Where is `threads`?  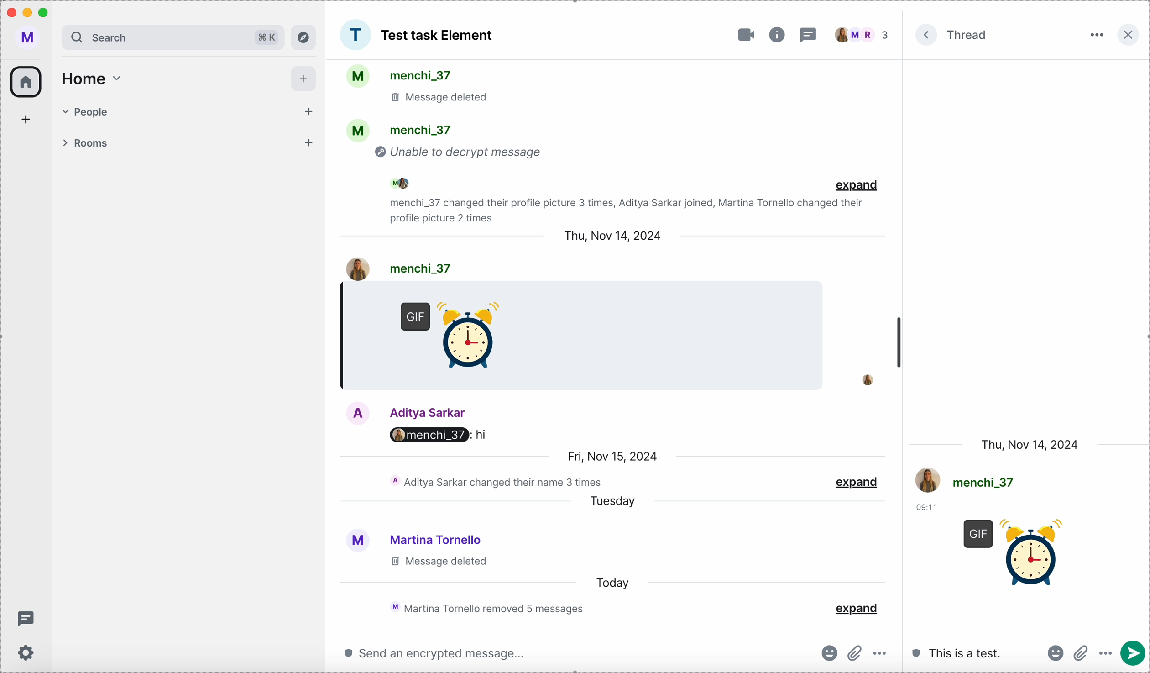 threads is located at coordinates (26, 620).